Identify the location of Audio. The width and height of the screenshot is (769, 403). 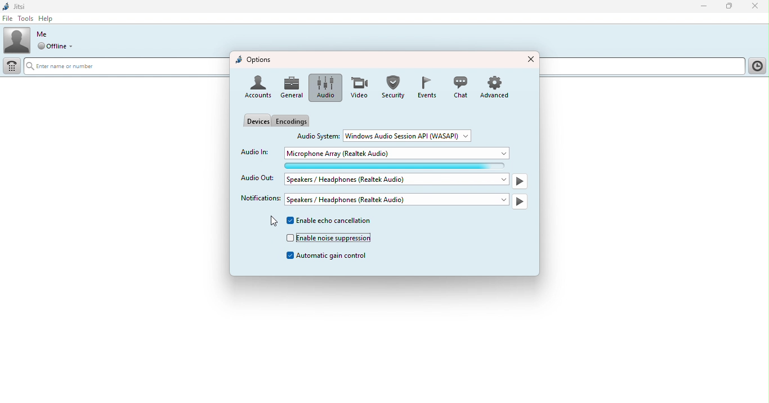
(323, 88).